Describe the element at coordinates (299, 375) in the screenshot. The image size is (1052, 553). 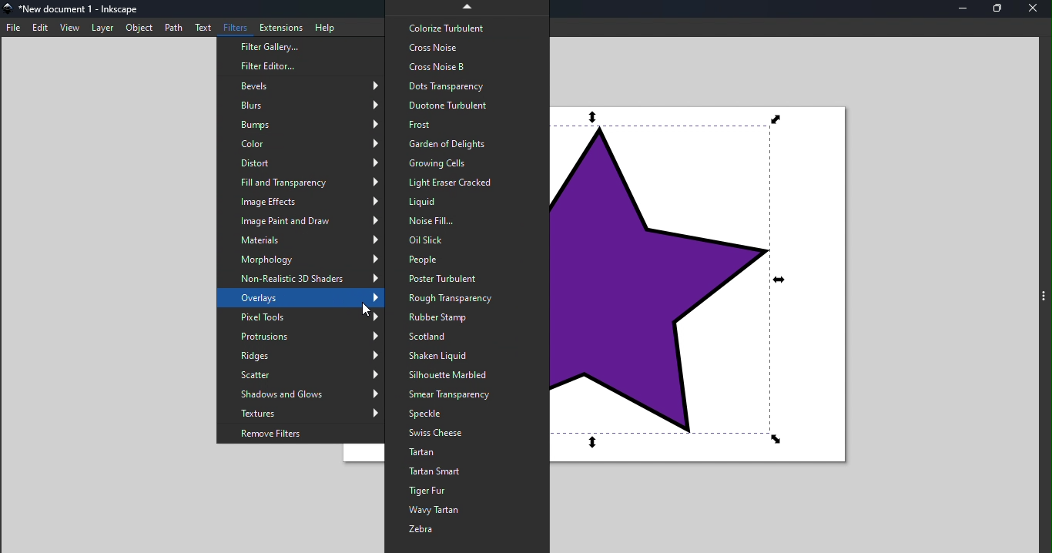
I see `Scatter` at that location.